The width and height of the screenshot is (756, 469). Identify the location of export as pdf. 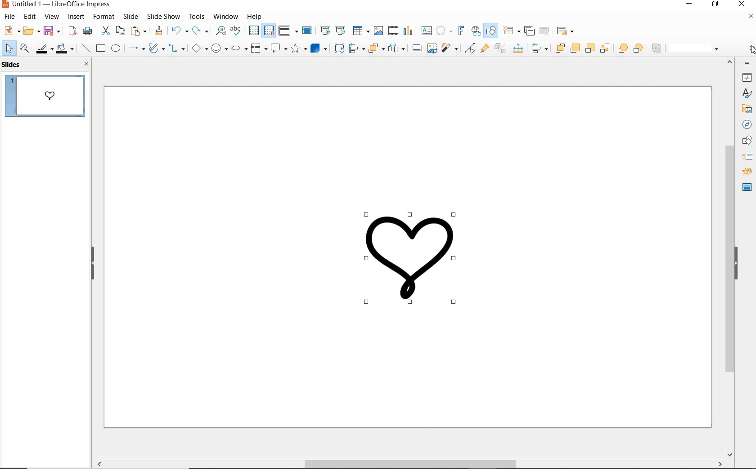
(72, 31).